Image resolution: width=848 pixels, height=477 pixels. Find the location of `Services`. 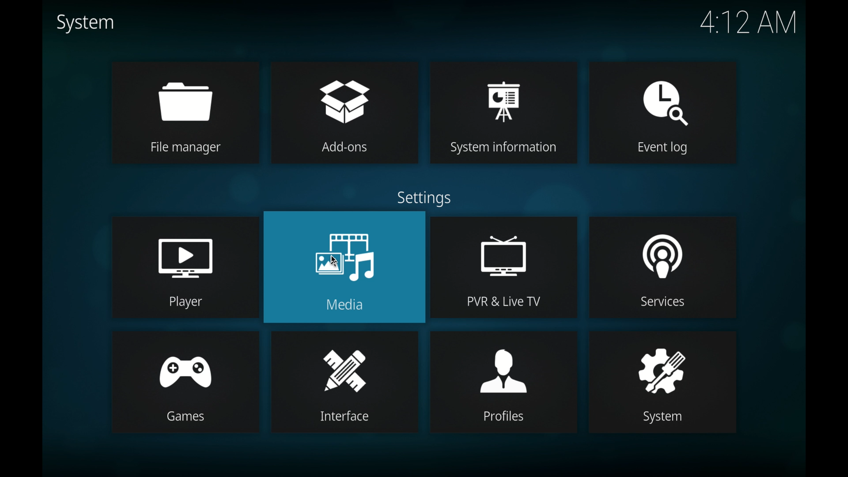

Services is located at coordinates (663, 304).